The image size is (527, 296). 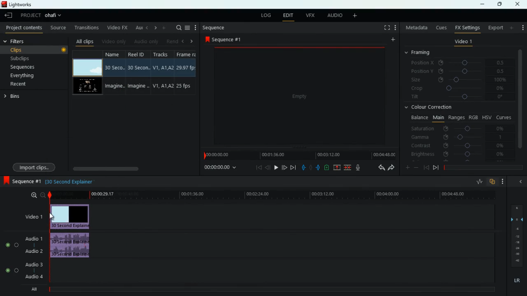 I want to click on Imagine.., so click(x=115, y=86).